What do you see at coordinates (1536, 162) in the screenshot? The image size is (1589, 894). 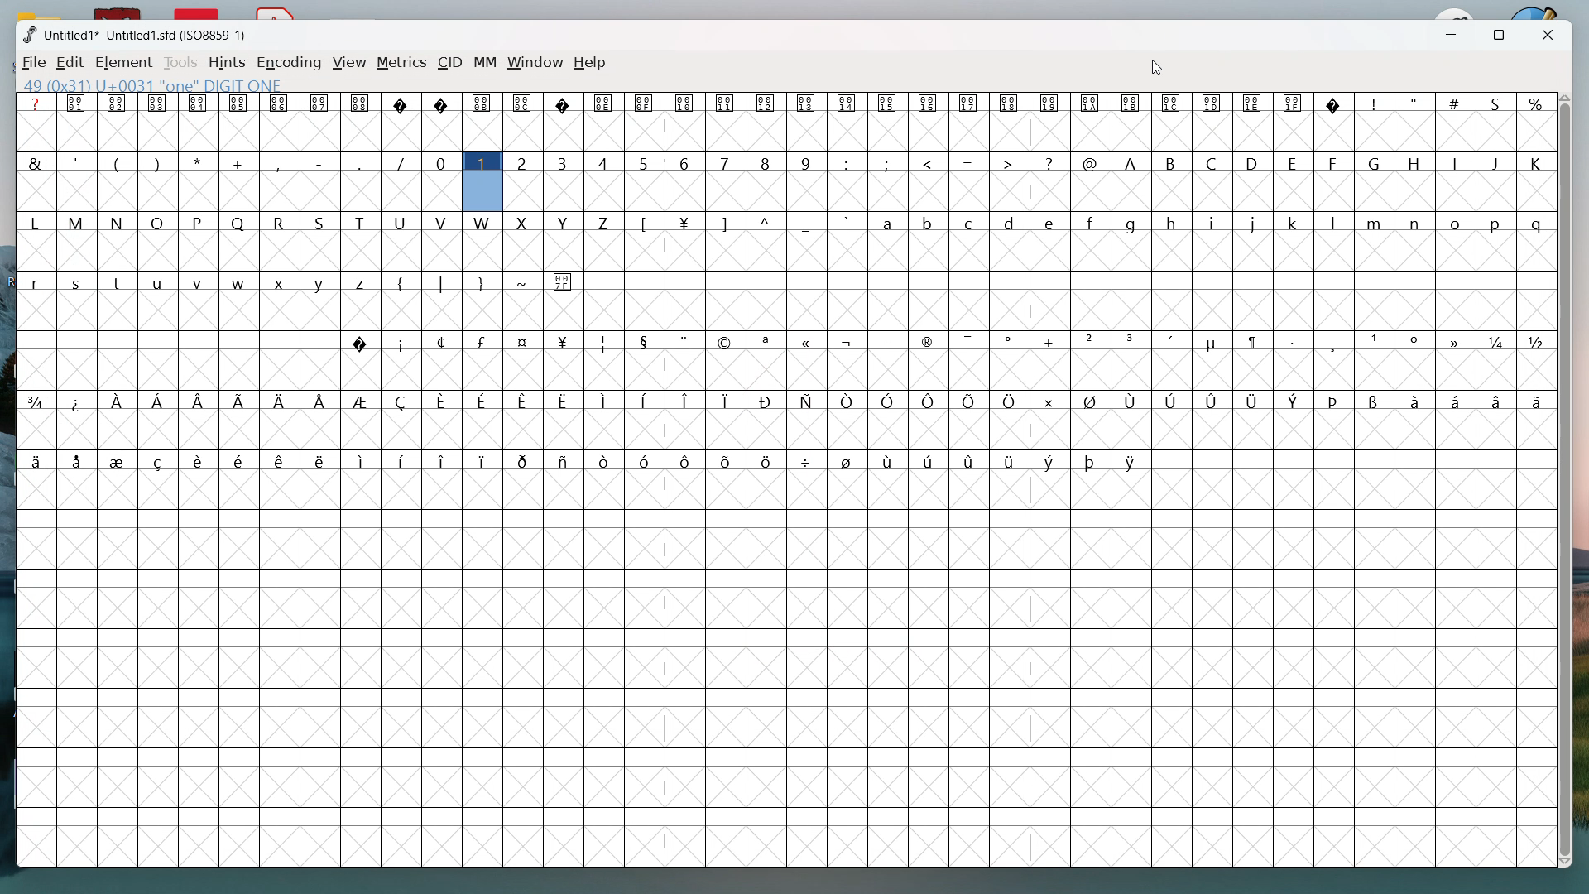 I see `K` at bounding box center [1536, 162].